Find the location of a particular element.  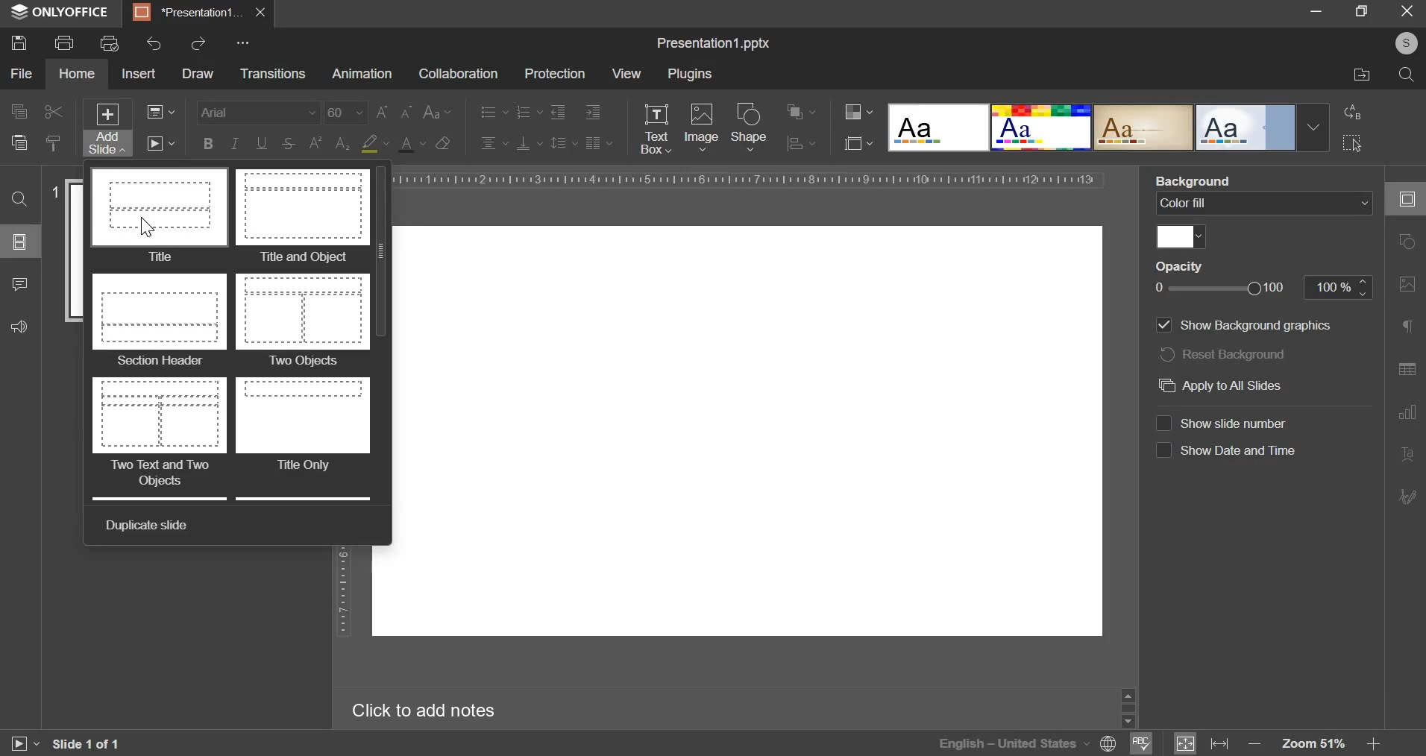

apply to all slides is located at coordinates (1221, 385).